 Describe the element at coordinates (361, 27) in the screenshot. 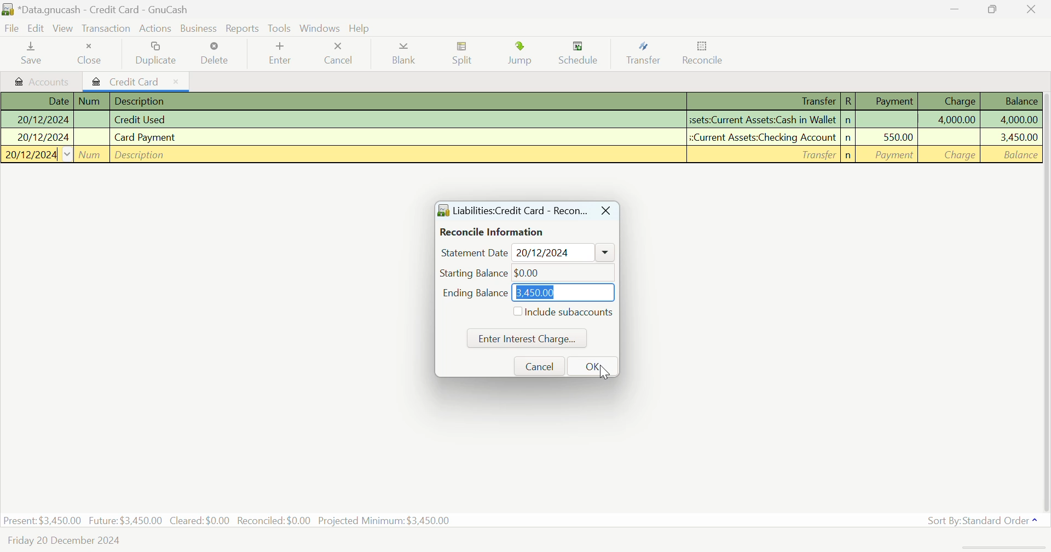

I see `Help` at that location.